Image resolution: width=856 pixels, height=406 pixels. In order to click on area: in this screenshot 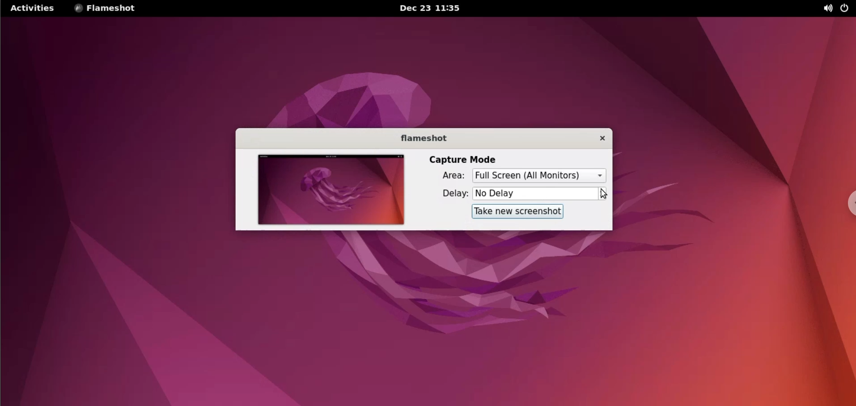, I will do `click(449, 177)`.